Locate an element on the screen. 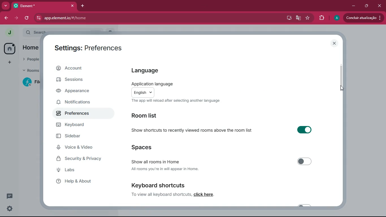  cursor is located at coordinates (342, 90).